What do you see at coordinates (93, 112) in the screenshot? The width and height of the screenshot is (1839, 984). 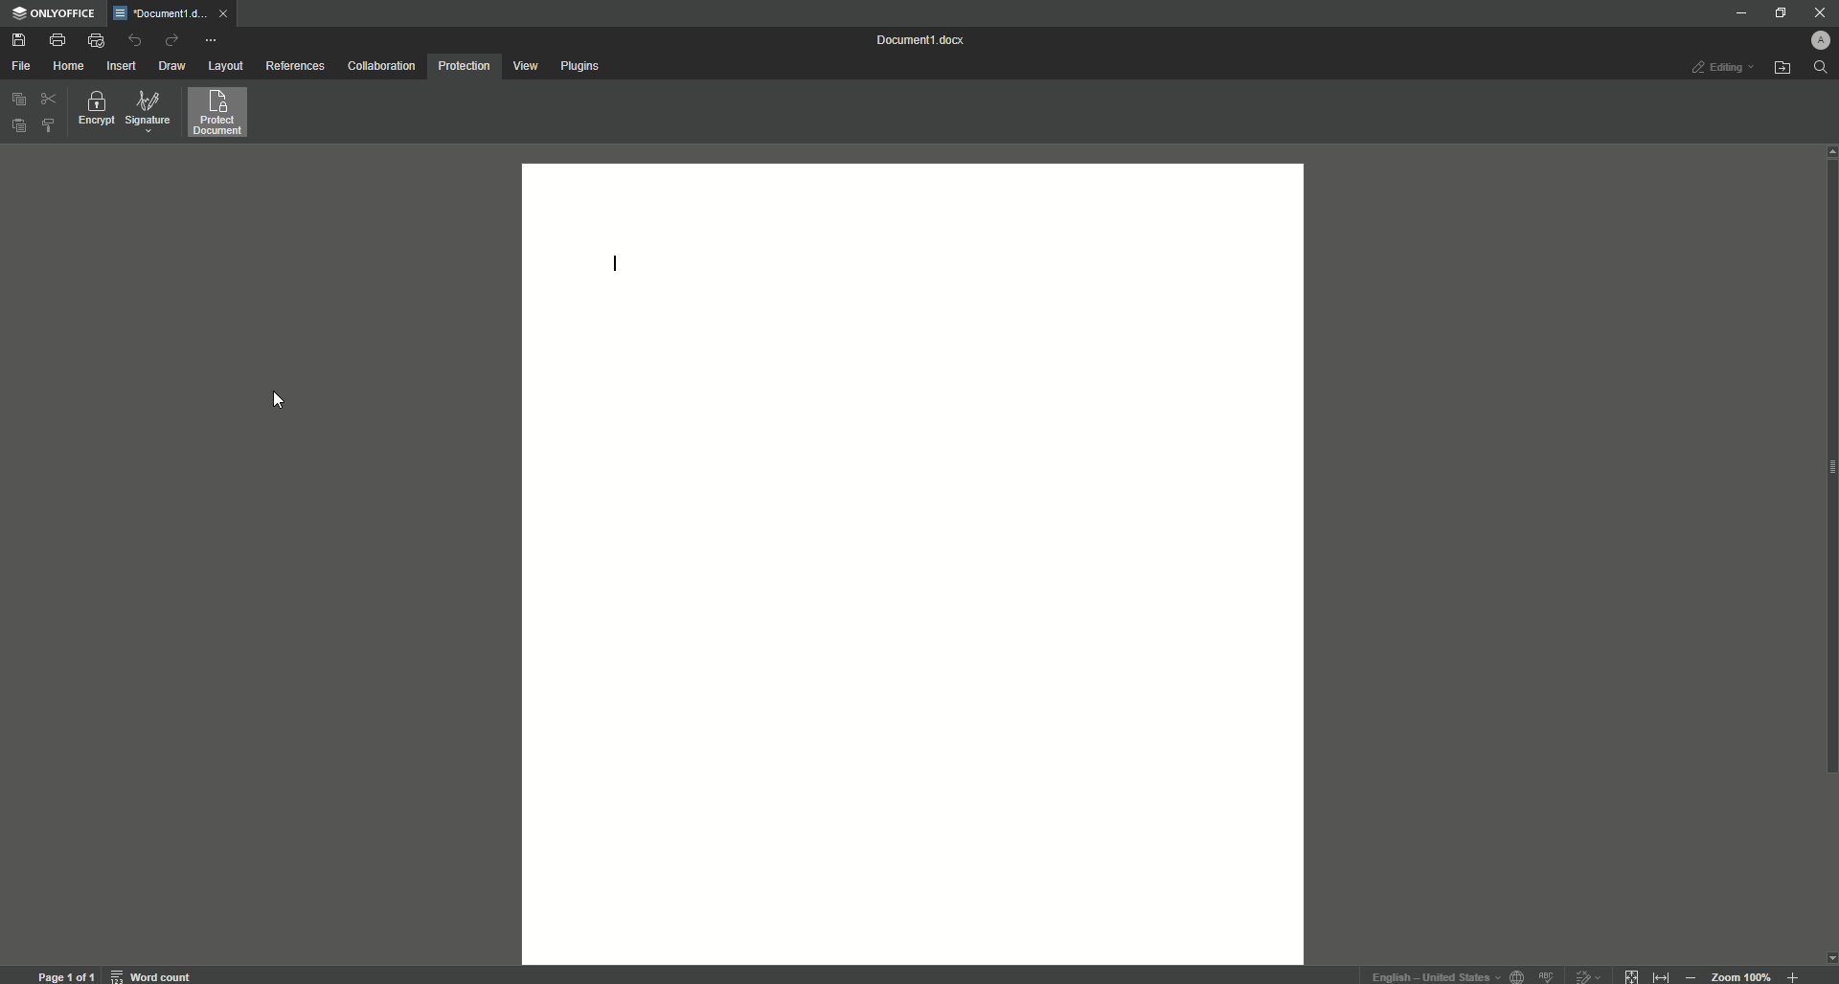 I see `Encrypt` at bounding box center [93, 112].